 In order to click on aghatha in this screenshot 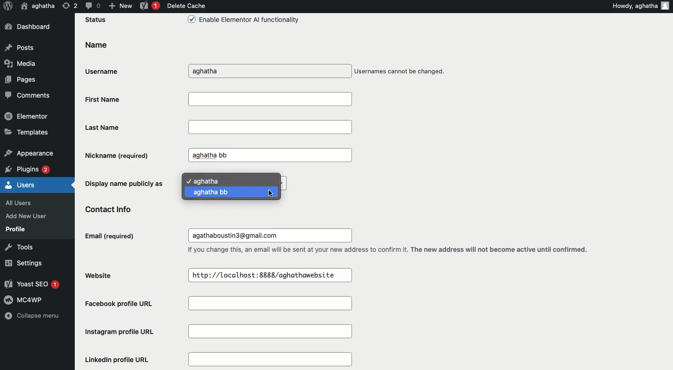, I will do `click(203, 181)`.